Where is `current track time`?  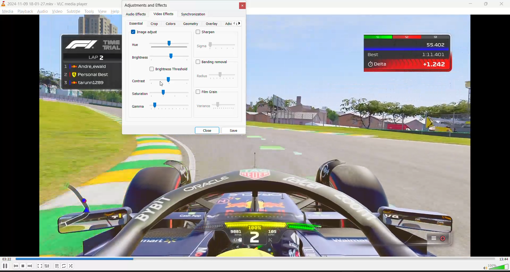 current track time is located at coordinates (7, 259).